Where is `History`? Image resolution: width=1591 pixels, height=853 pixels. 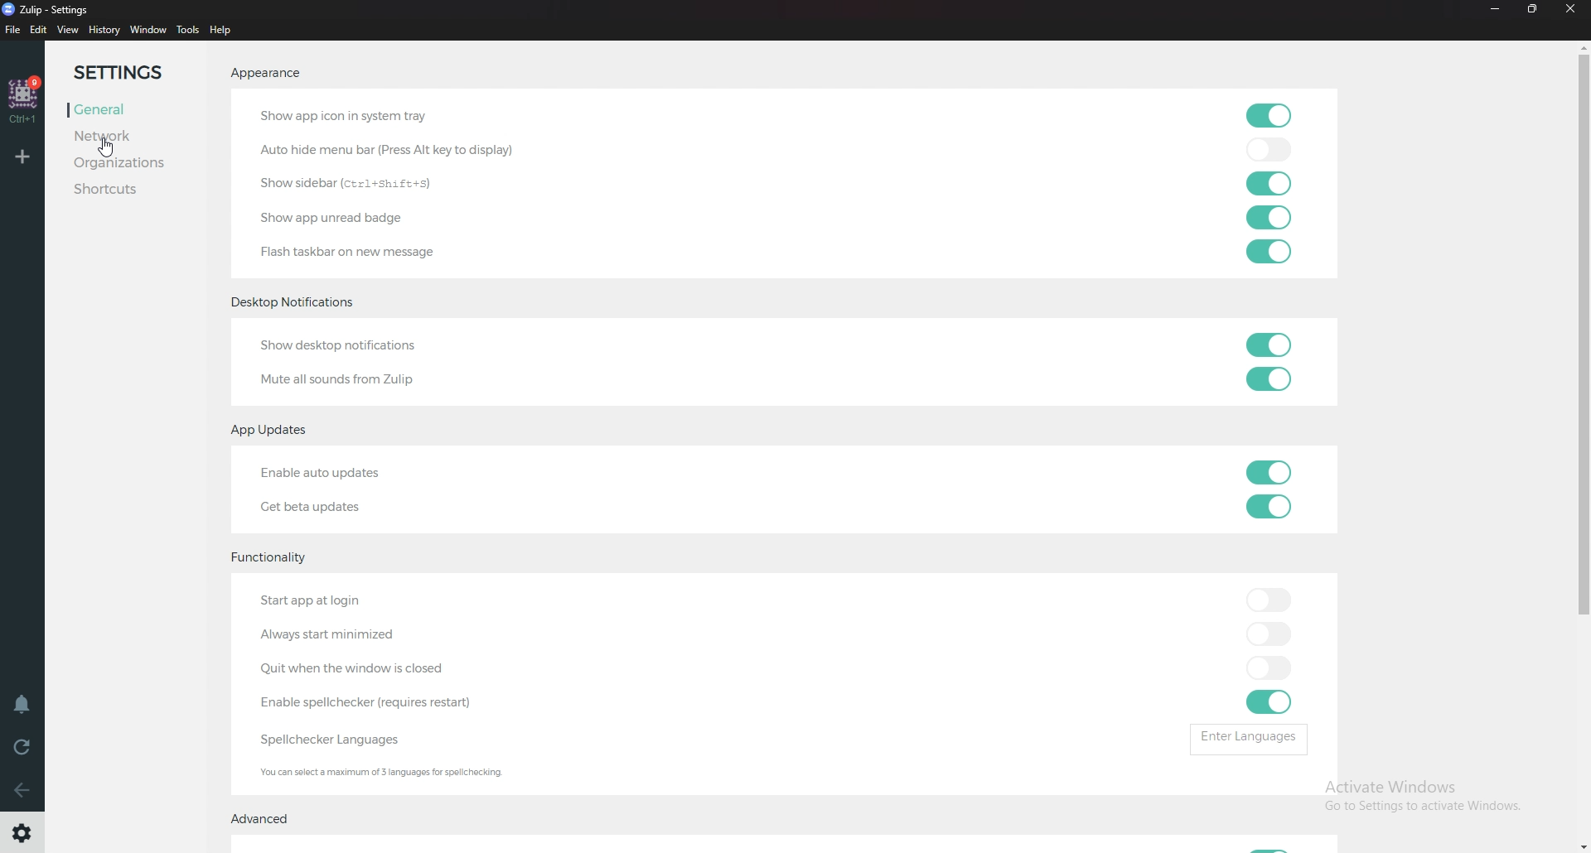
History is located at coordinates (104, 31).